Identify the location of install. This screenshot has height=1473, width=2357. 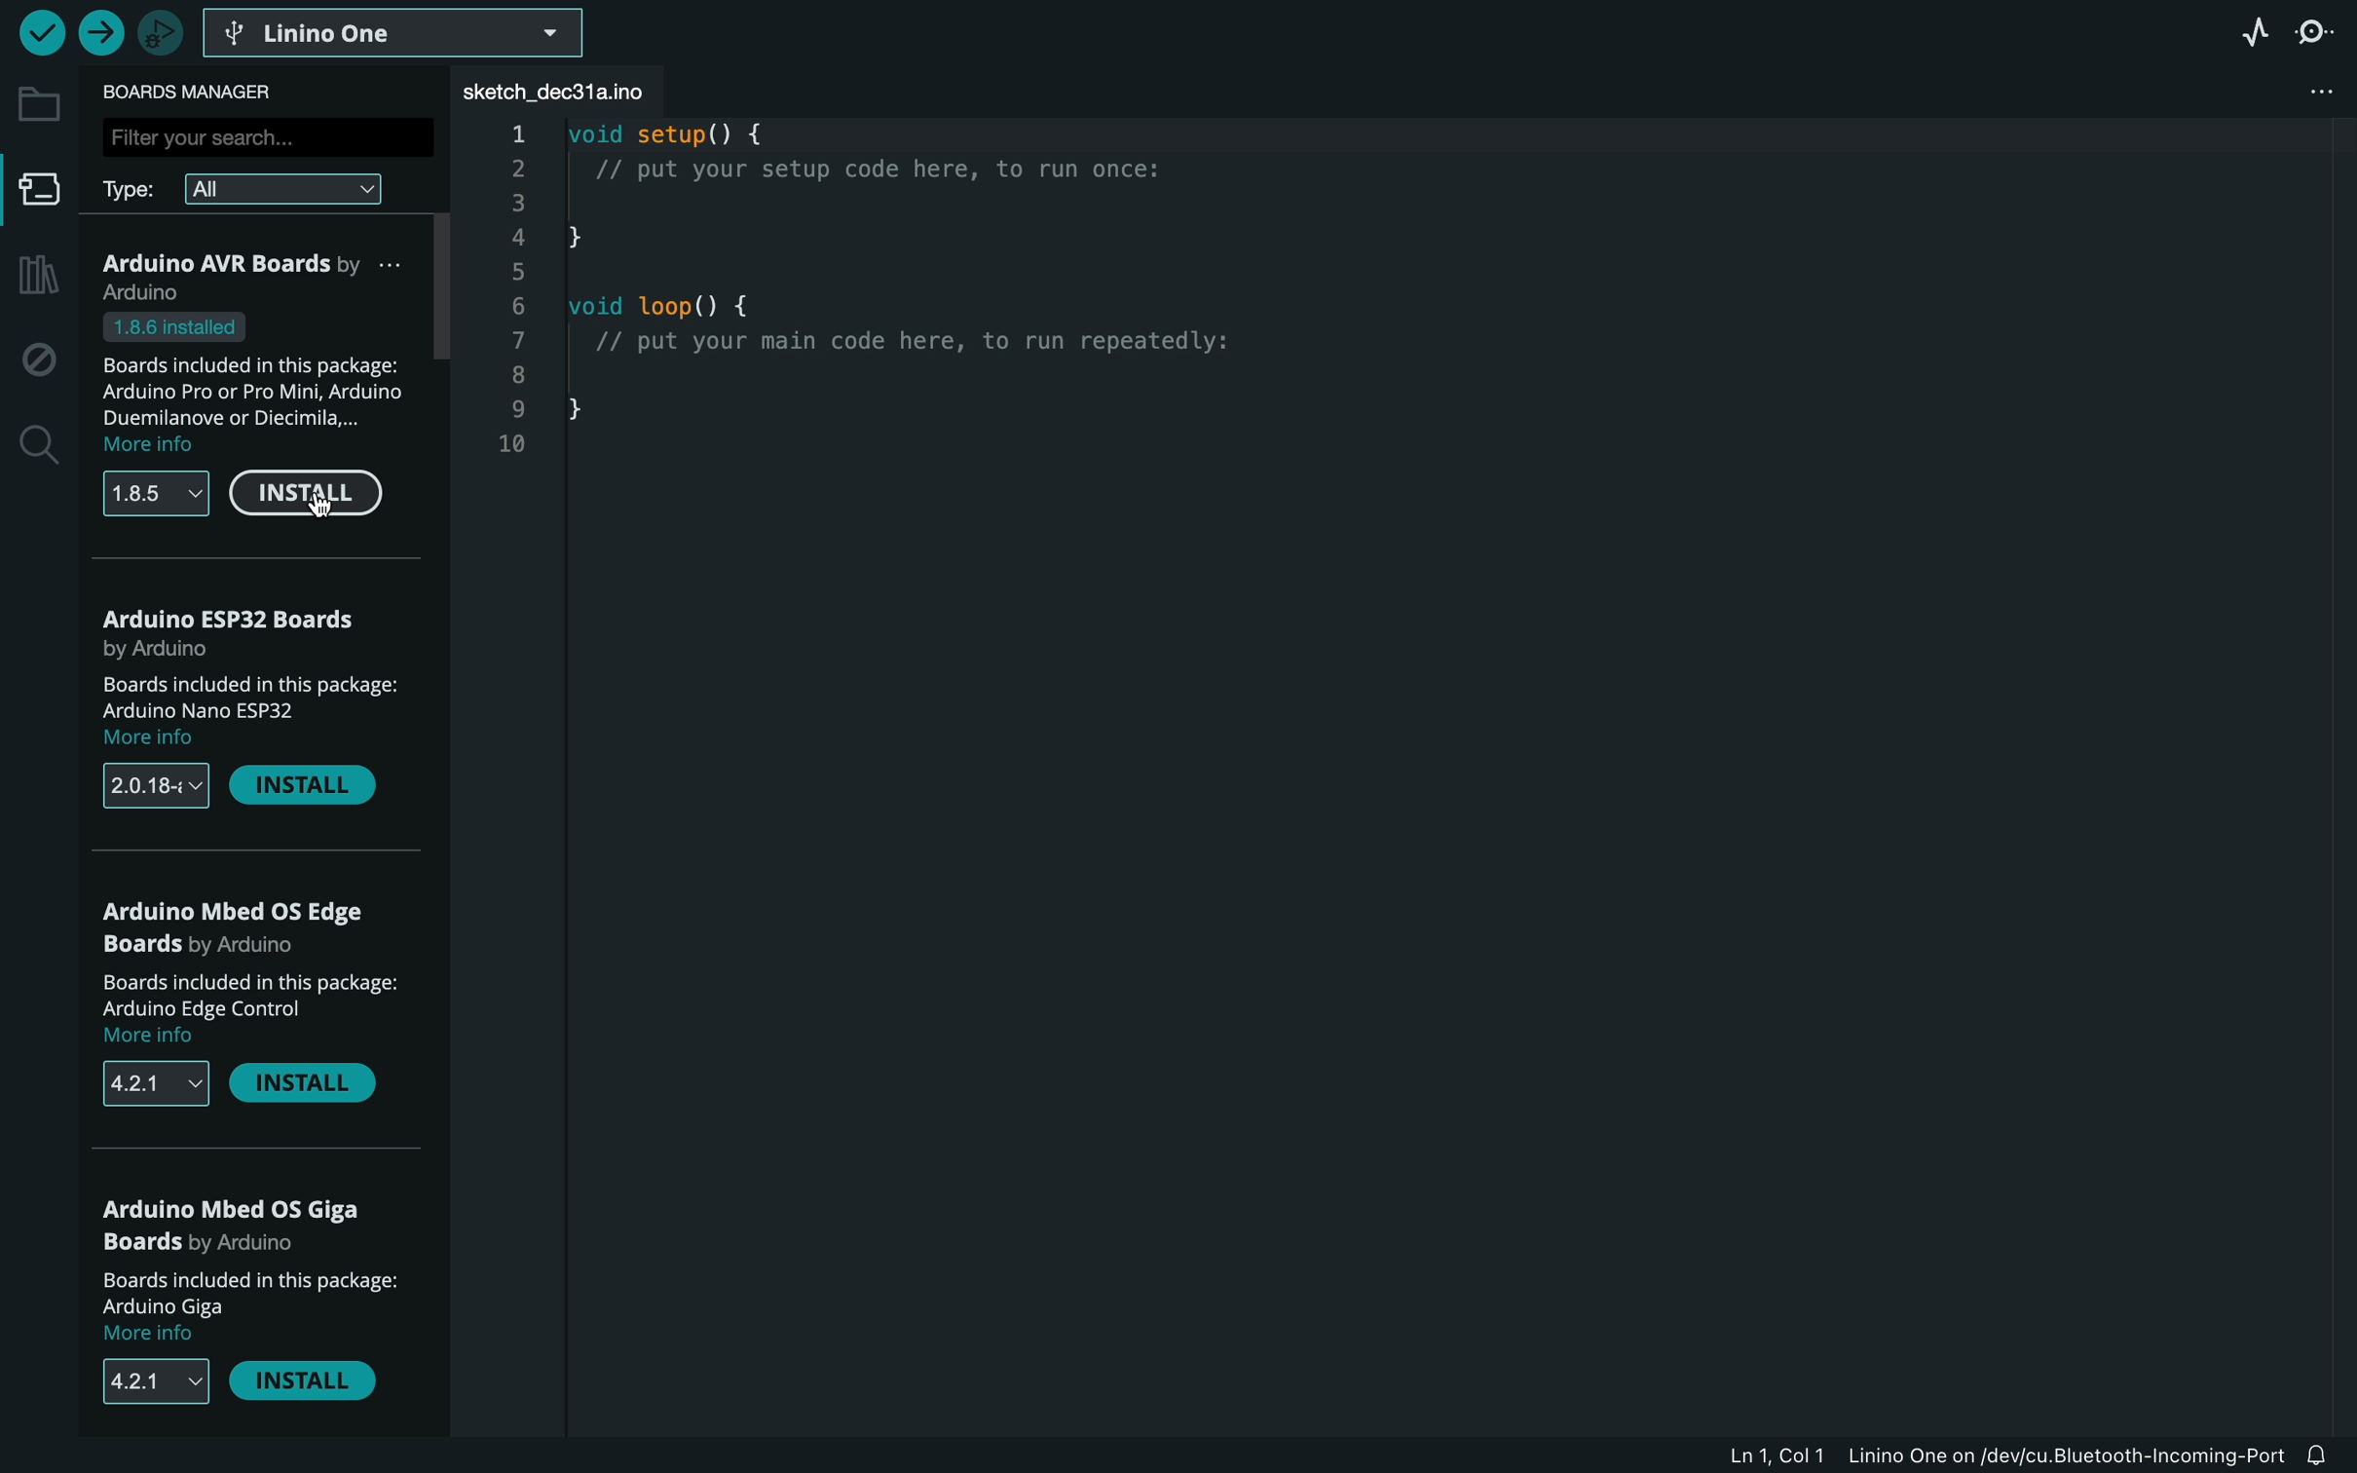
(304, 787).